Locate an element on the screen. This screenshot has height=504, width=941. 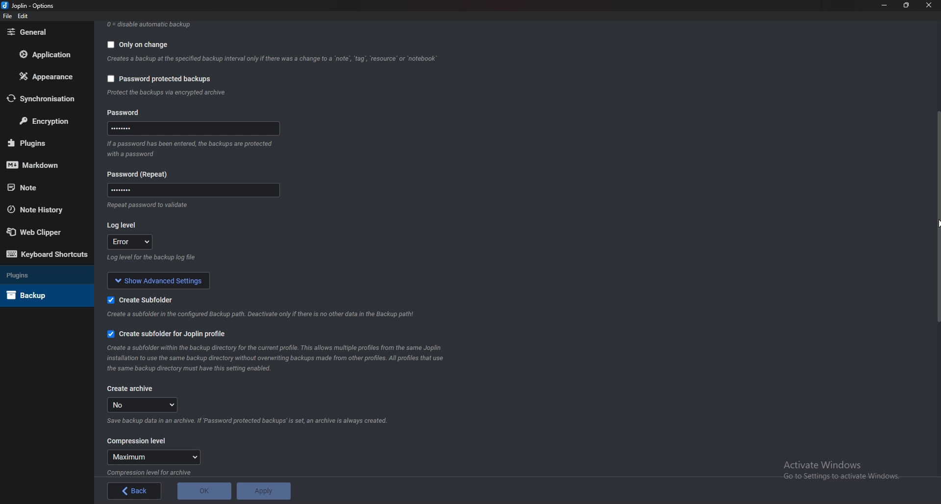
Password is located at coordinates (196, 128).